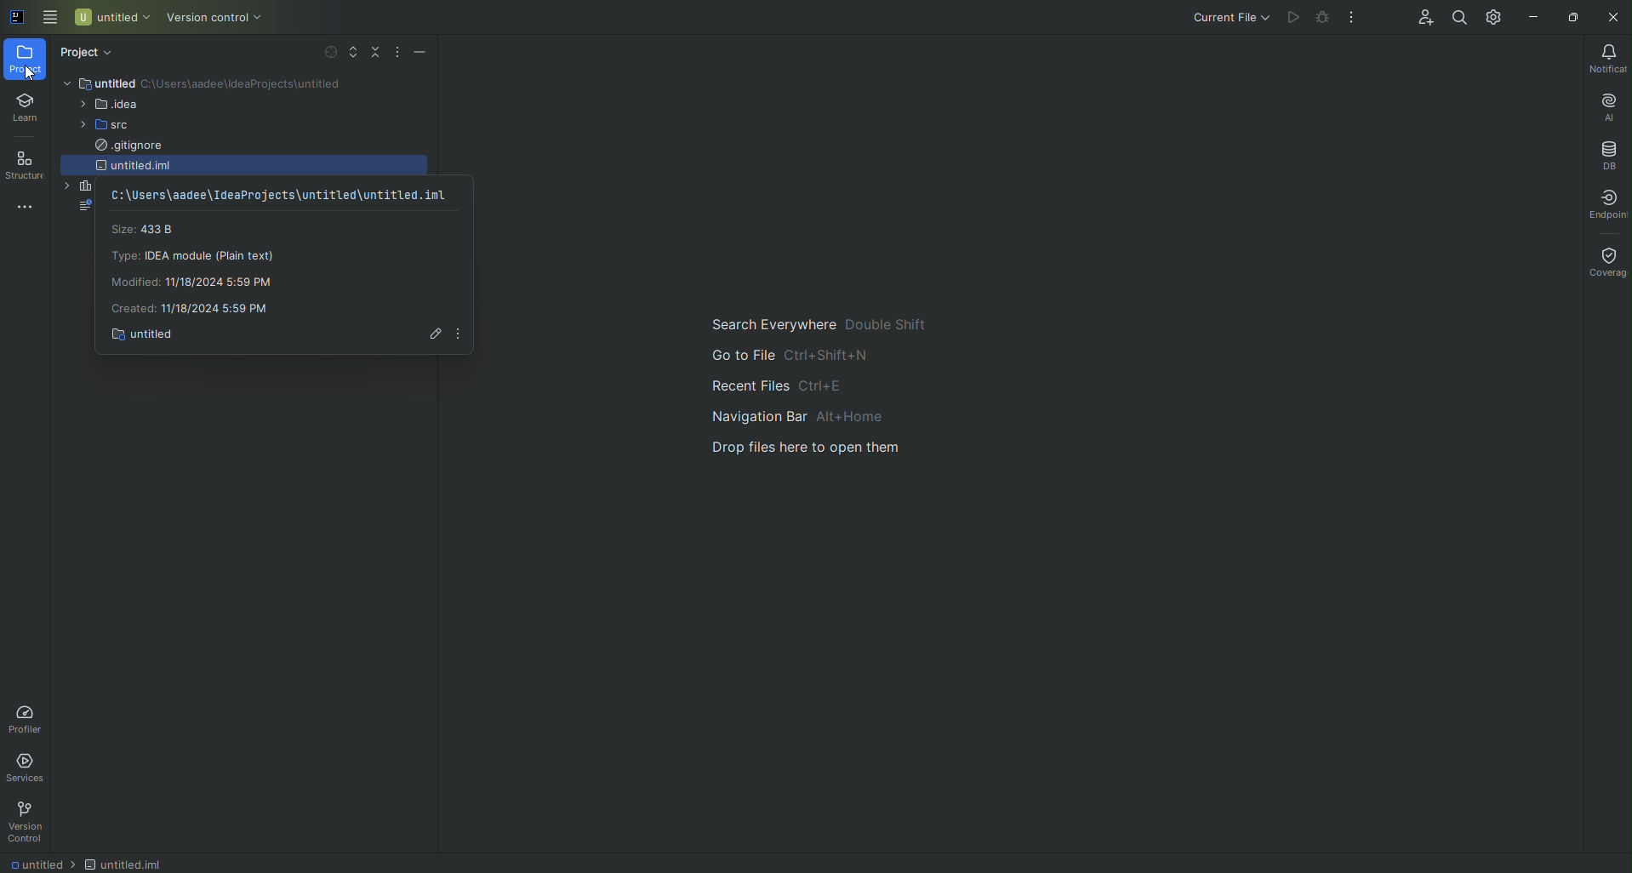  Describe the element at coordinates (1573, 16) in the screenshot. I see `Restore` at that location.